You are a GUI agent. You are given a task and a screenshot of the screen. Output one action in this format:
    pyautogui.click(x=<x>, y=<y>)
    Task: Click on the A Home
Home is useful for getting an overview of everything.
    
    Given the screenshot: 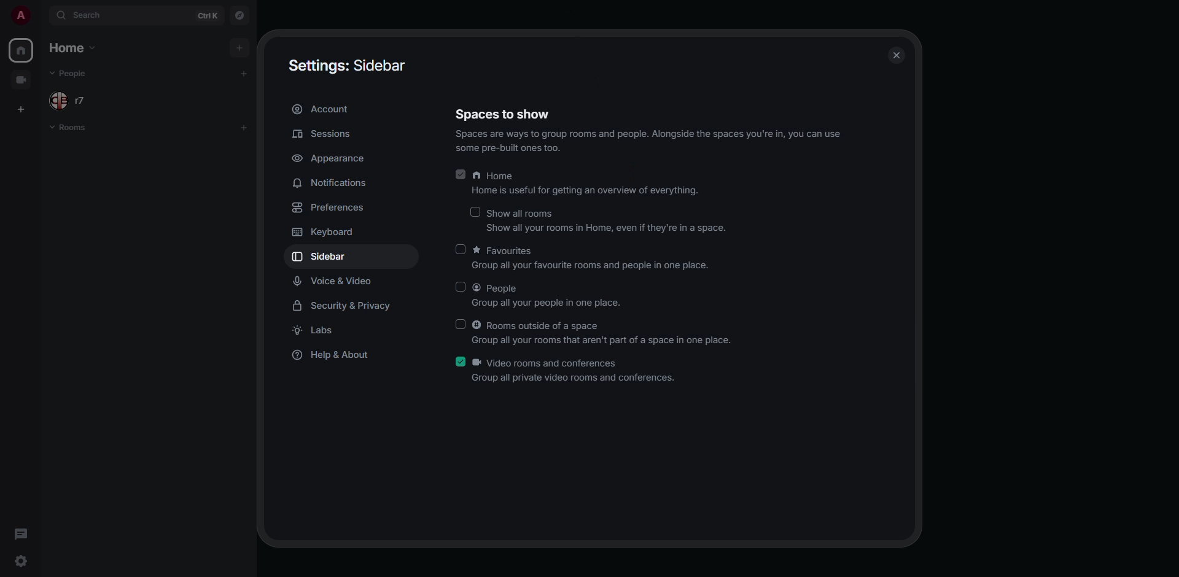 What is the action you would take?
    pyautogui.click(x=586, y=182)
    